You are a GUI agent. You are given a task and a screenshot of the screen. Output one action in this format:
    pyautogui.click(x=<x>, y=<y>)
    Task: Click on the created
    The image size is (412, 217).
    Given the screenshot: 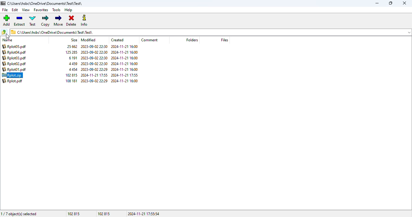 What is the action you would take?
    pyautogui.click(x=117, y=40)
    